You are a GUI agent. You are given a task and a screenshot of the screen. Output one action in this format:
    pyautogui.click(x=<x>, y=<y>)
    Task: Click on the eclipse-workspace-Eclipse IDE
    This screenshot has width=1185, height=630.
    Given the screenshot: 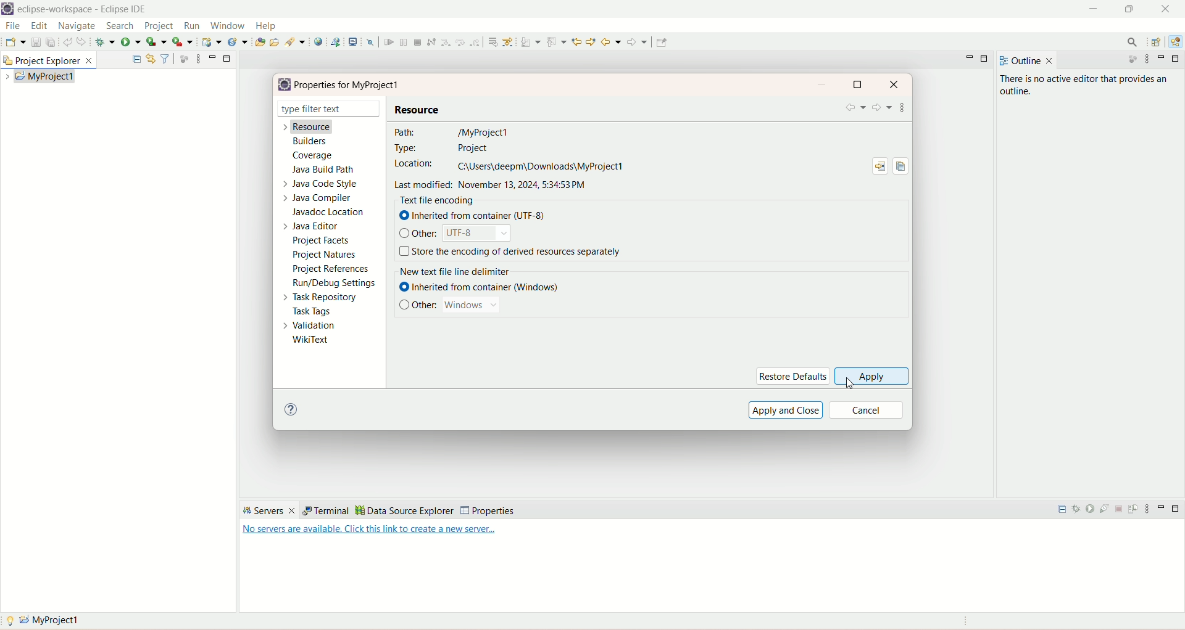 What is the action you would take?
    pyautogui.click(x=84, y=9)
    